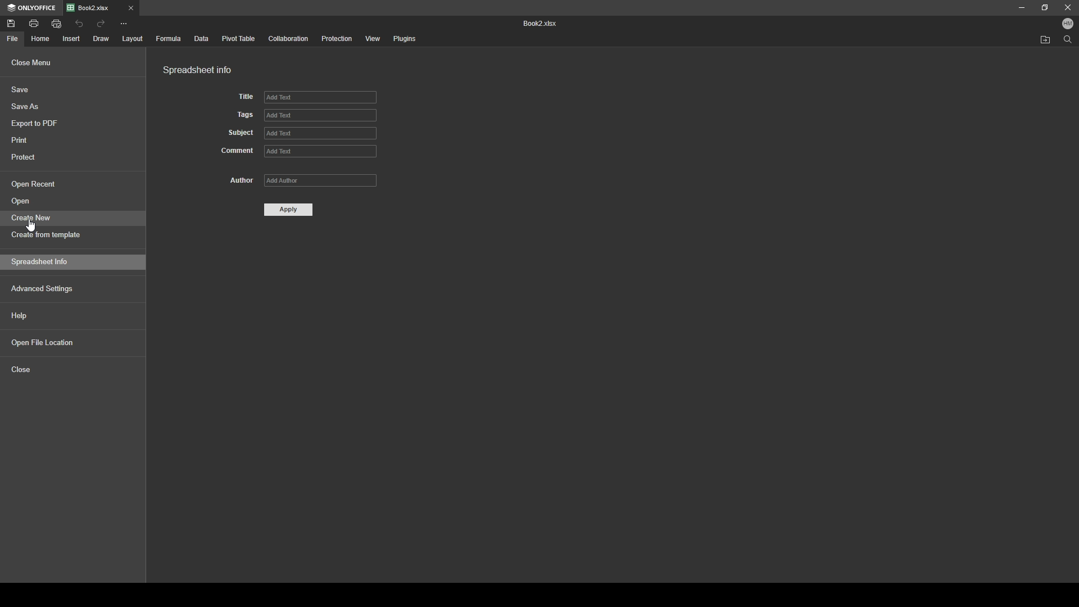  Describe the element at coordinates (550, 26) in the screenshot. I see `Book2 xlsx` at that location.